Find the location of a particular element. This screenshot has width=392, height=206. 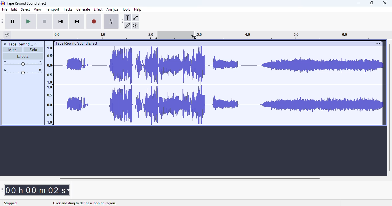

1.0 0.5 0.0 -0.5 -1.0 1.0 0.5 0.0 -0.5 -1.0 is located at coordinates (49, 83).